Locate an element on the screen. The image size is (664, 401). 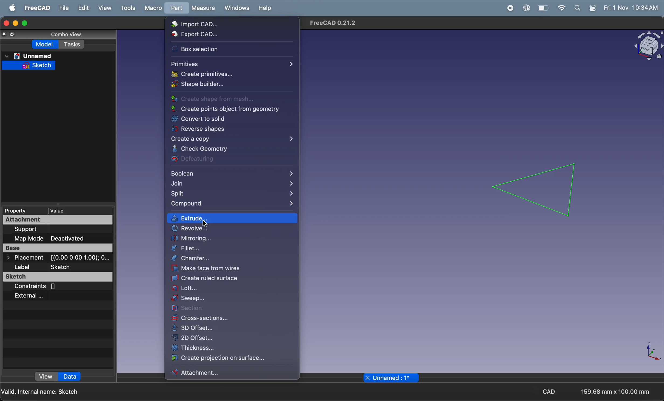
constraints [] is located at coordinates (51, 287).